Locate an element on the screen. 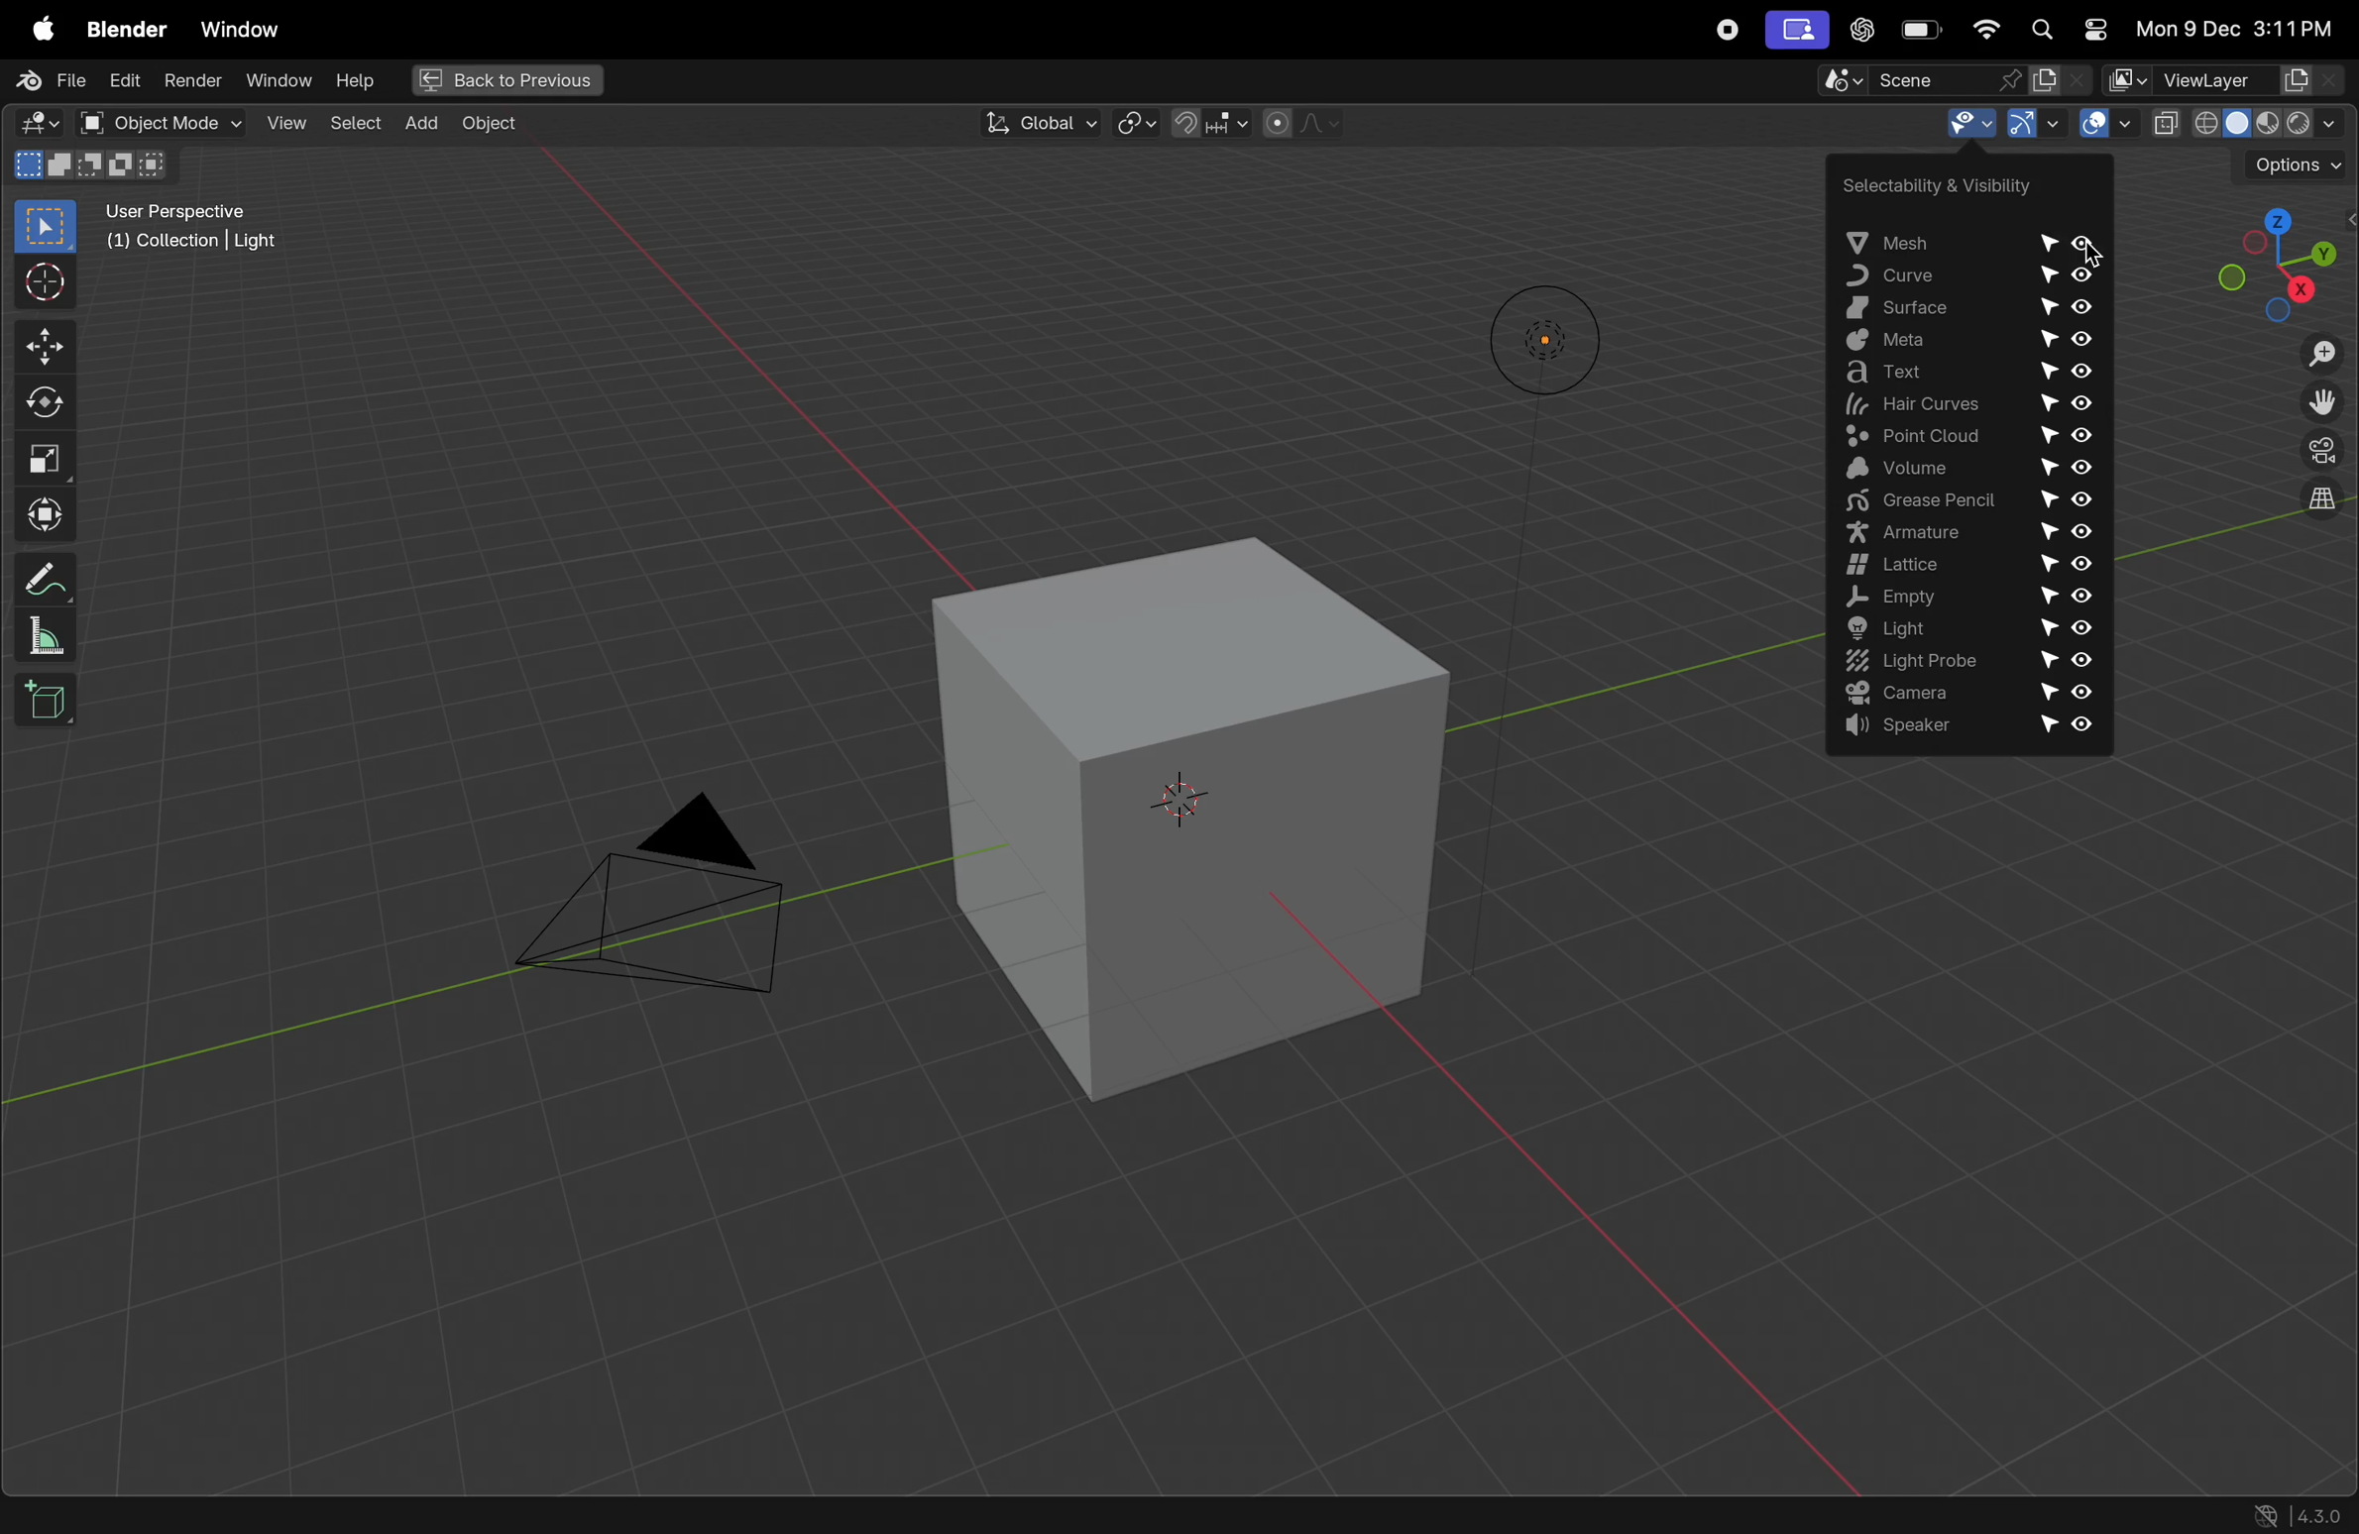 The image size is (2359, 1534). wifi is located at coordinates (1982, 30).